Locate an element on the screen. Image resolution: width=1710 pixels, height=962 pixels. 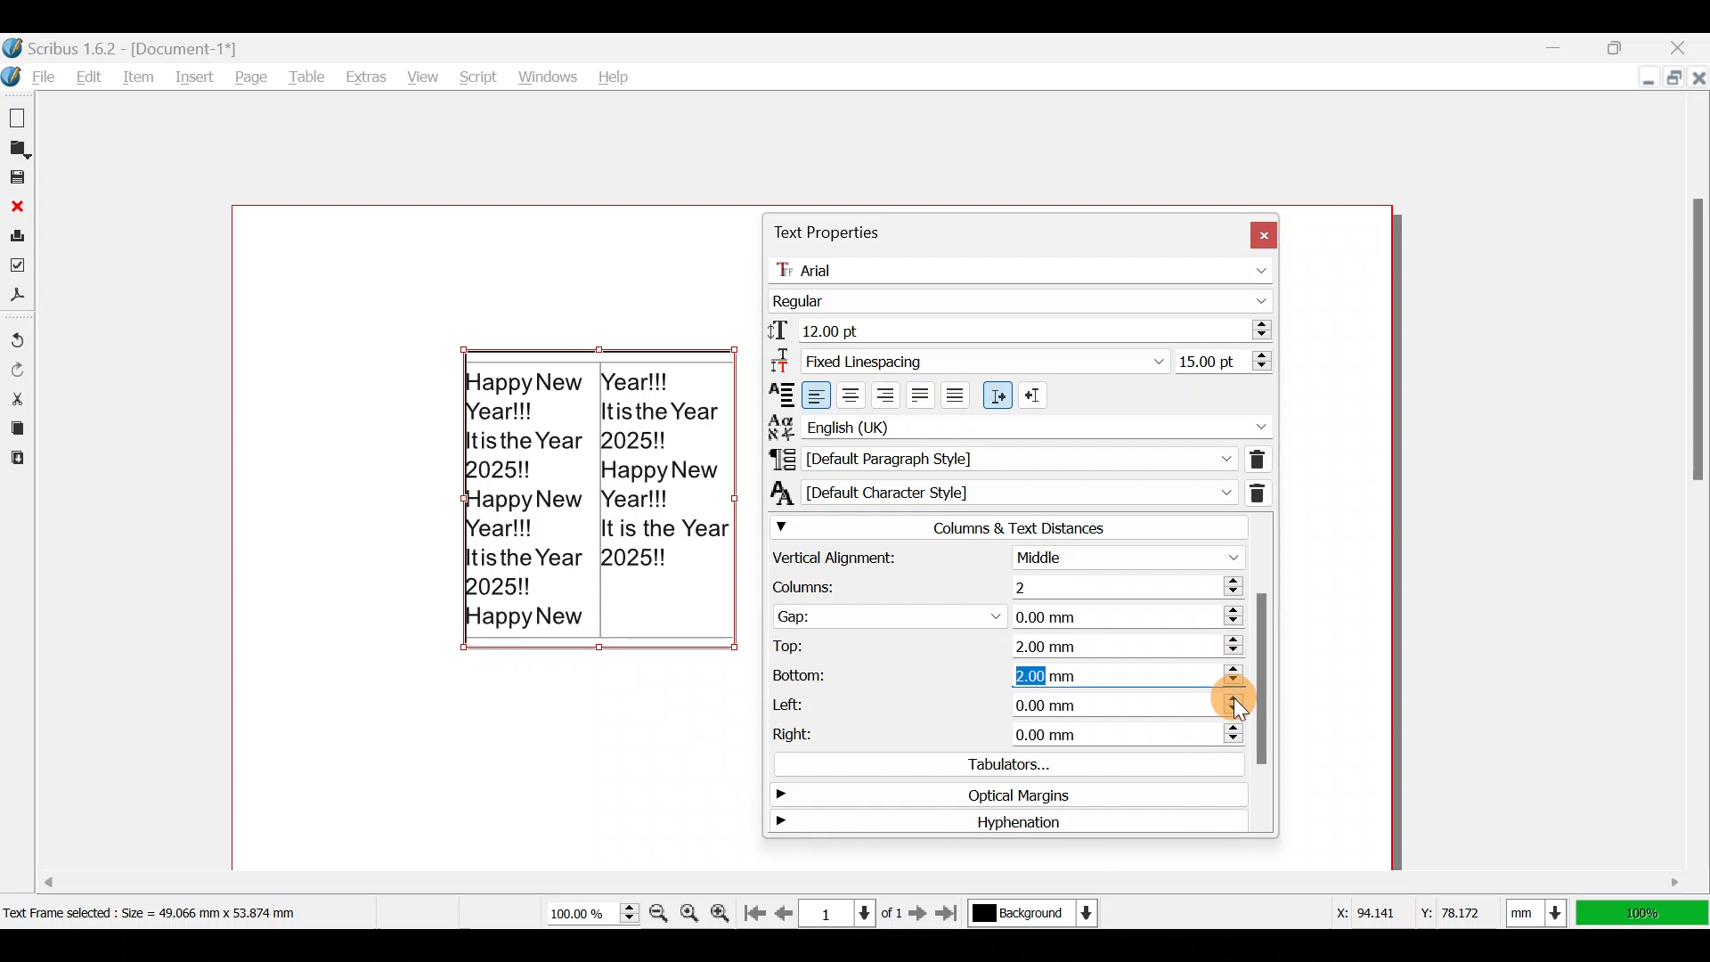
Text Alignment is located at coordinates (776, 394).